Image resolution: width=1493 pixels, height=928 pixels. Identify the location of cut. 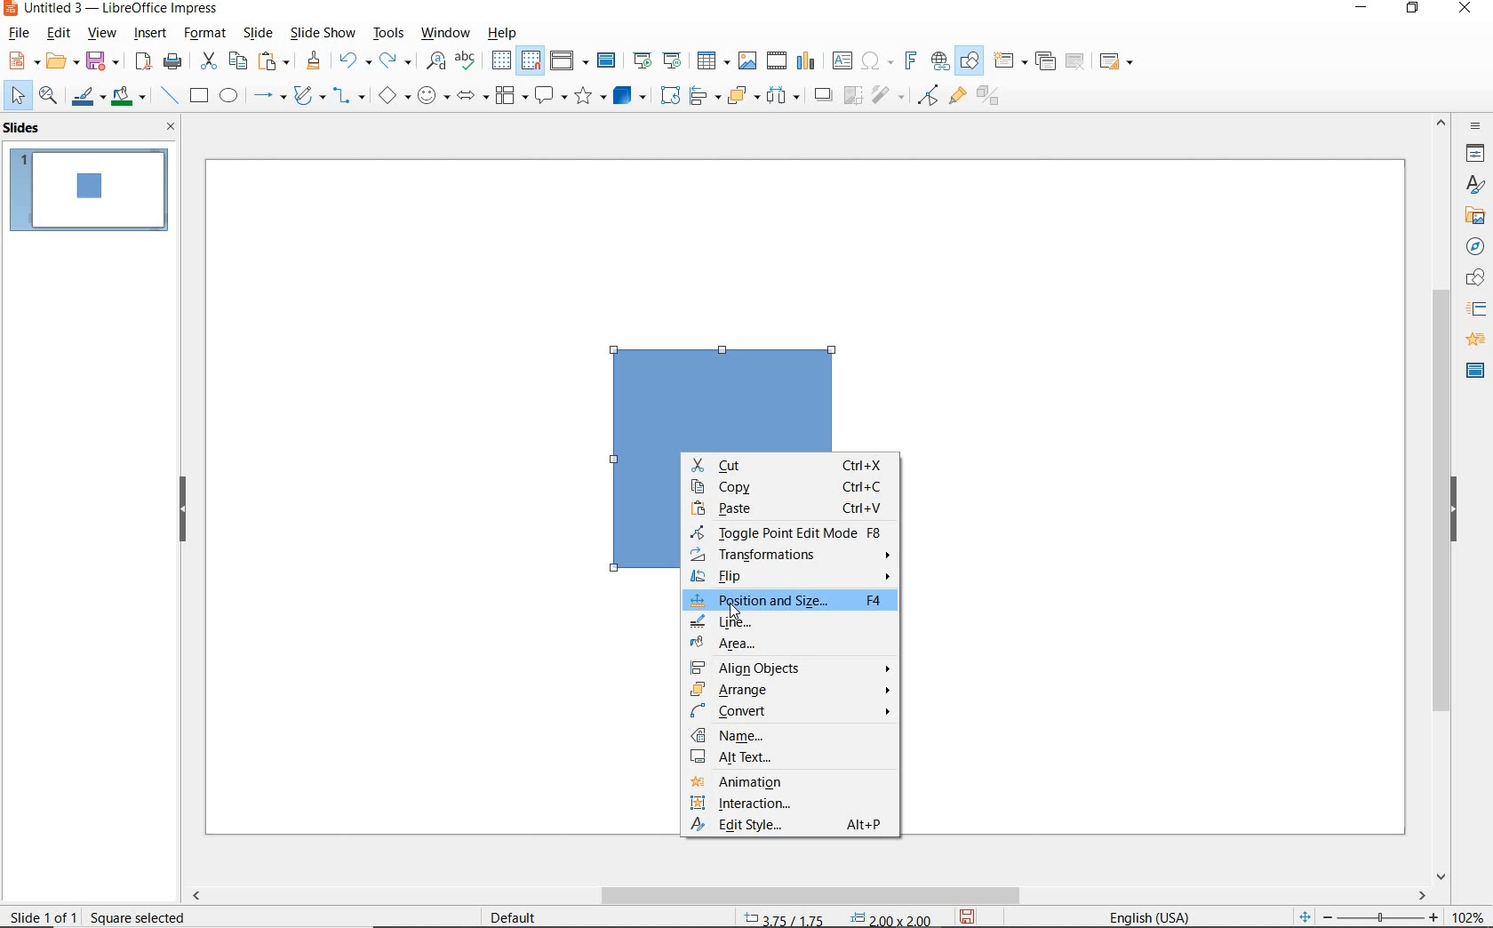
(206, 60).